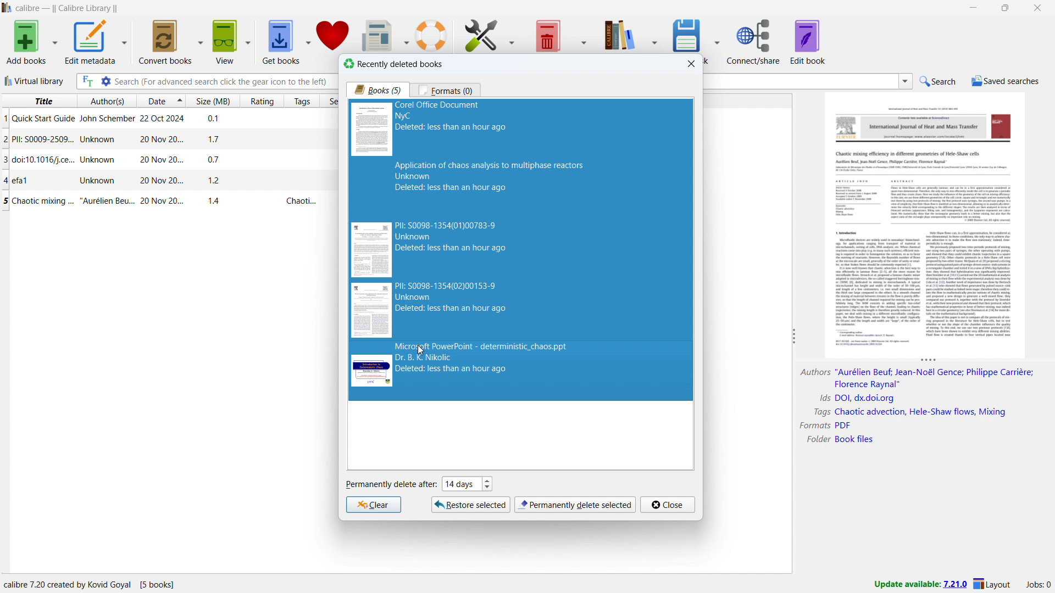 The width and height of the screenshot is (1055, 593). Describe the element at coordinates (67, 8) in the screenshot. I see `title` at that location.